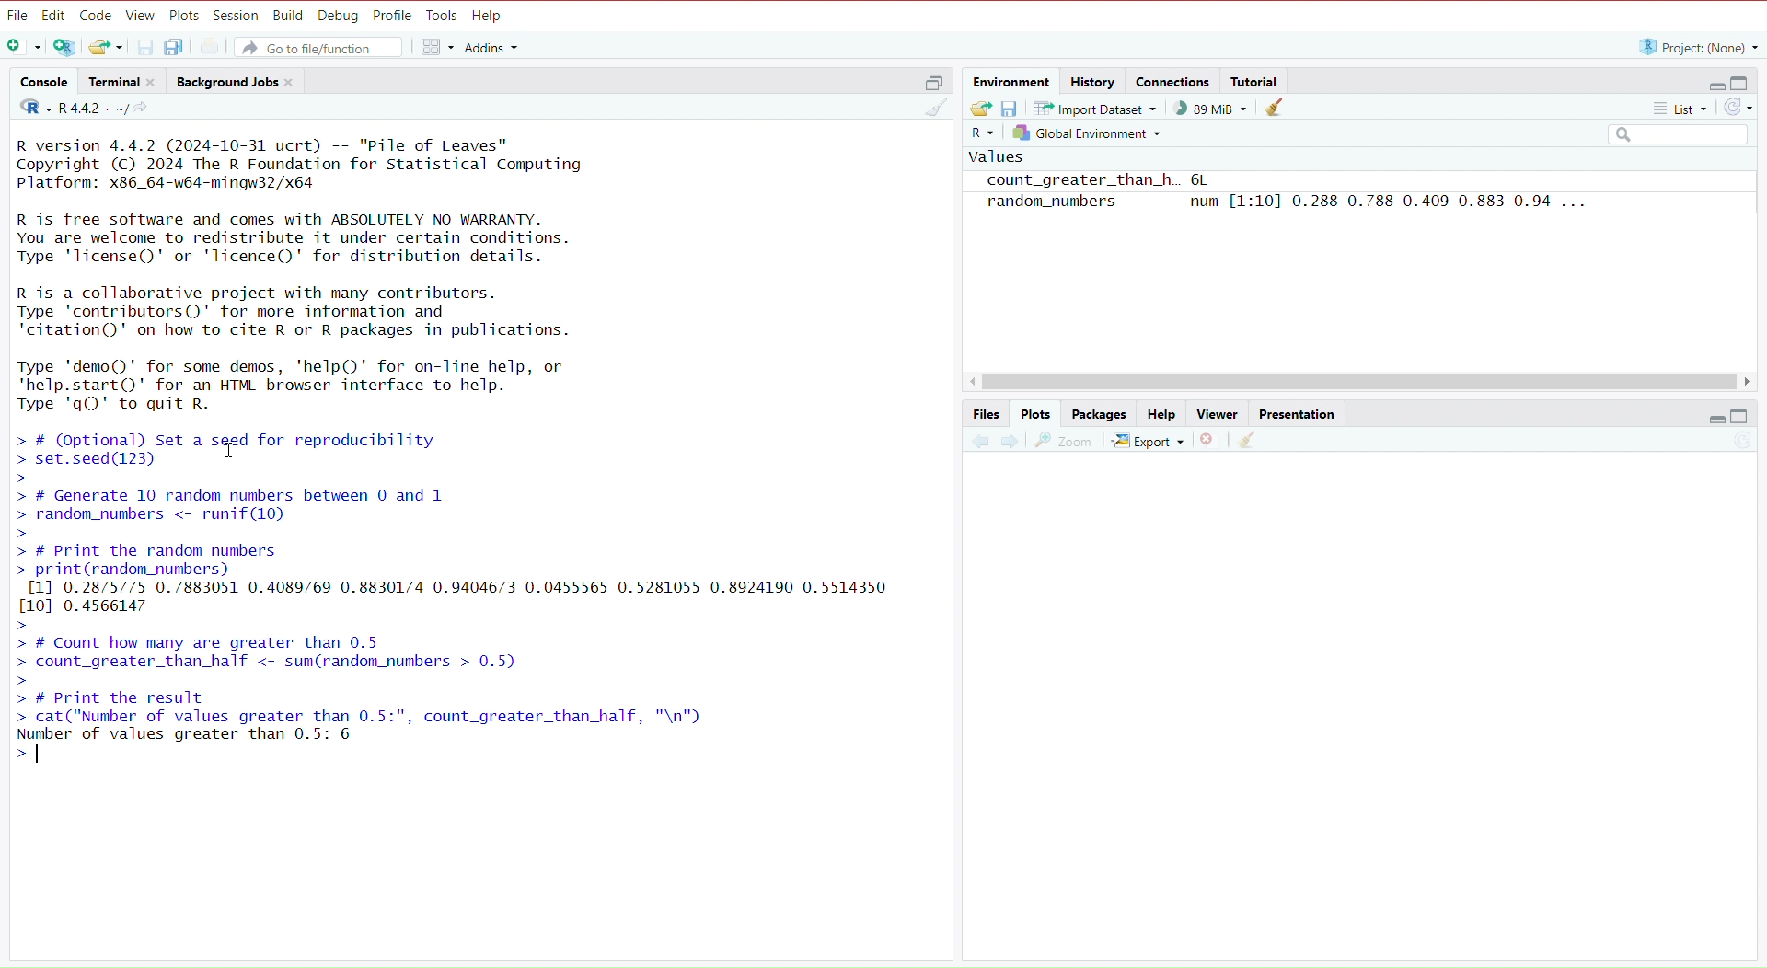 This screenshot has height=968, width=1767. What do you see at coordinates (1098, 413) in the screenshot?
I see `Packages` at bounding box center [1098, 413].